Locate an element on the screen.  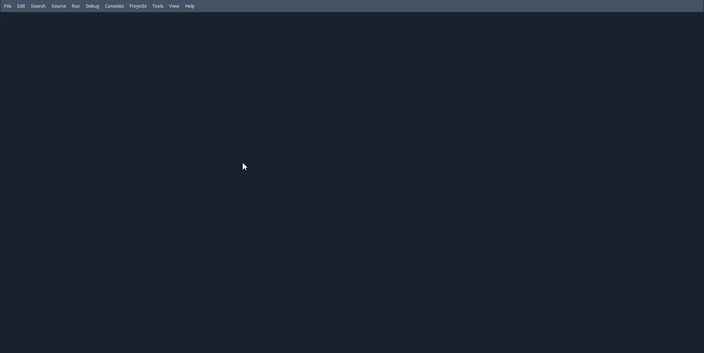
Run is located at coordinates (76, 6).